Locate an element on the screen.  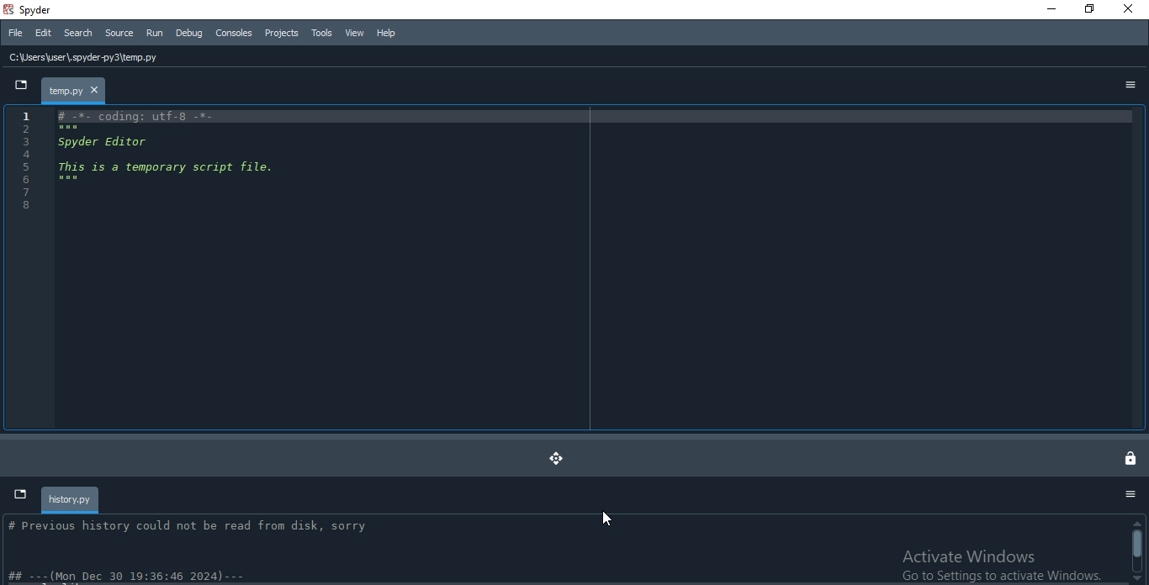
Restore is located at coordinates (1089, 8).